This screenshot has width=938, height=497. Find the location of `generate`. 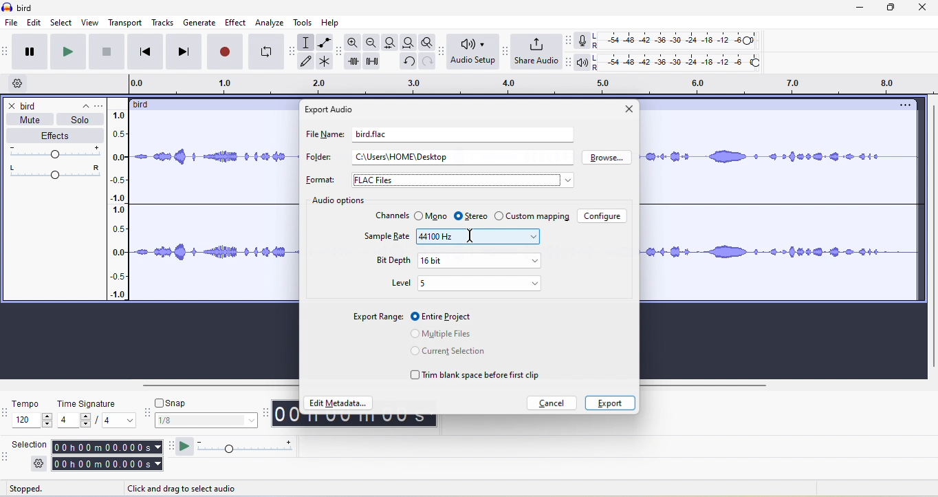

generate is located at coordinates (200, 23).